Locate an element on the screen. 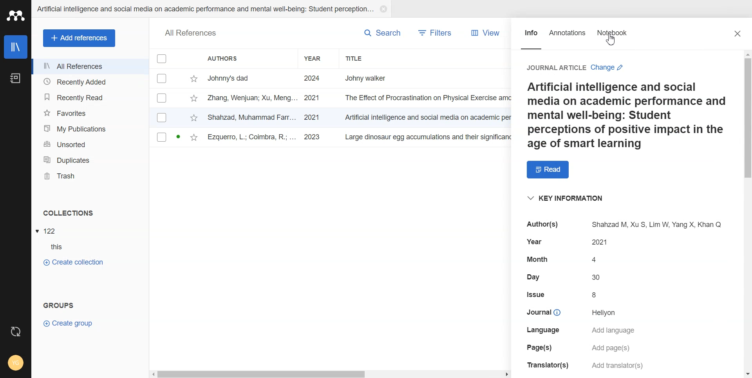 The width and height of the screenshot is (752, 378). Close is located at coordinates (383, 9).